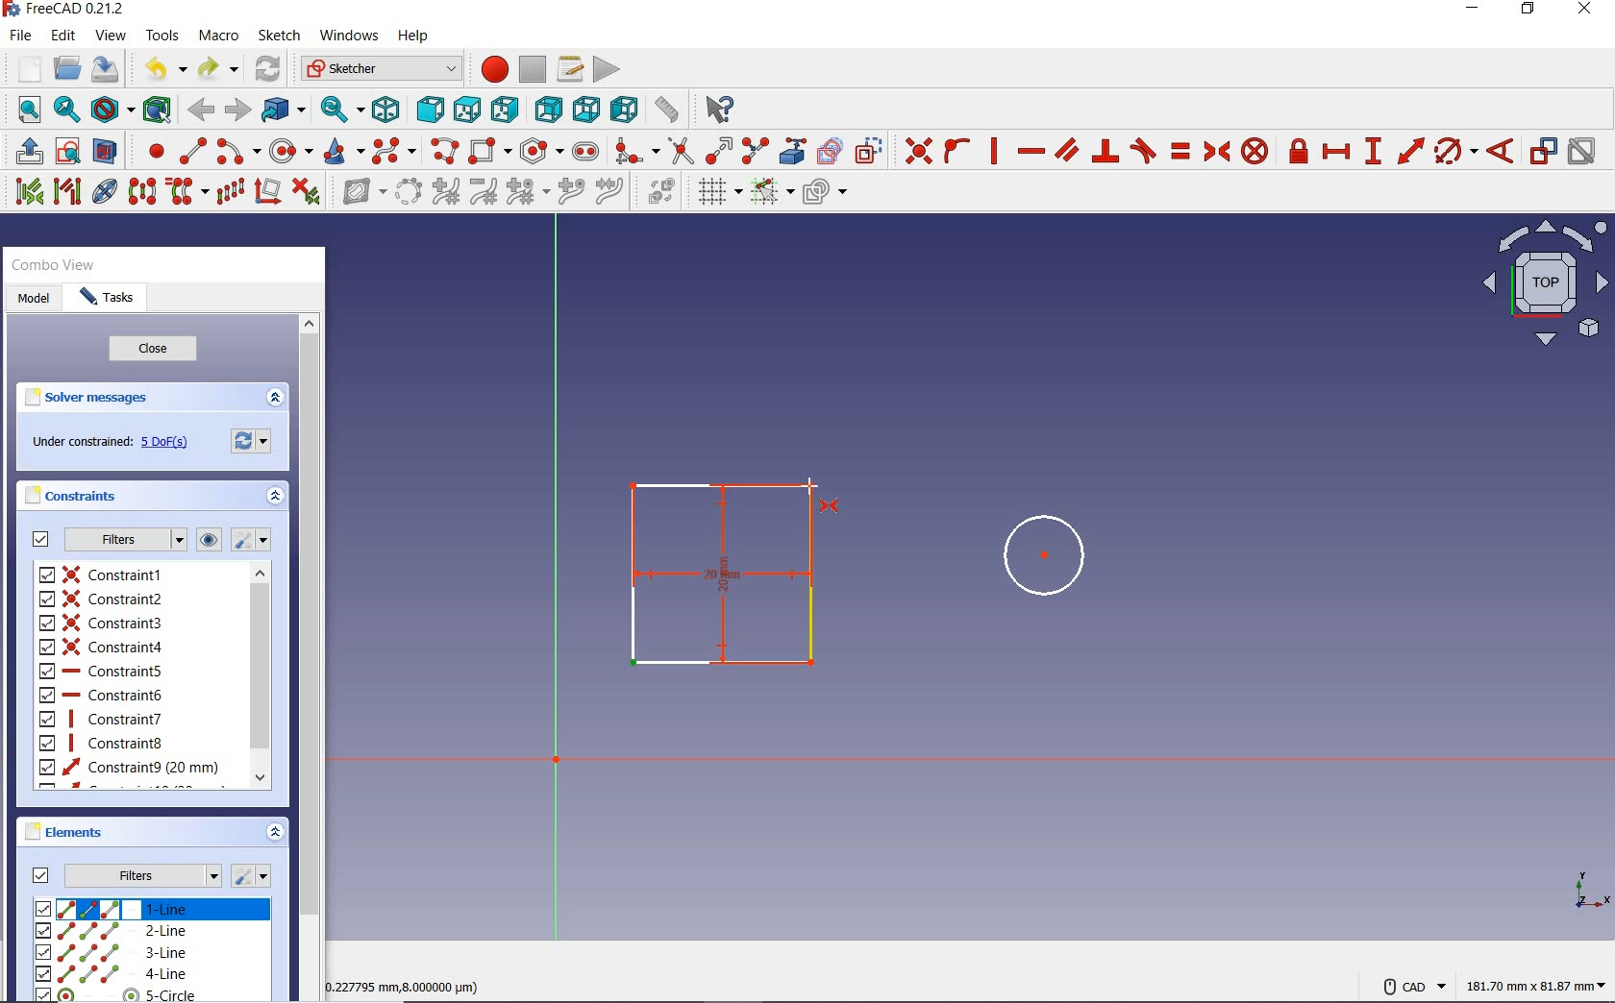 The height and width of the screenshot is (1003, 1615). I want to click on delete all constraints, so click(308, 193).